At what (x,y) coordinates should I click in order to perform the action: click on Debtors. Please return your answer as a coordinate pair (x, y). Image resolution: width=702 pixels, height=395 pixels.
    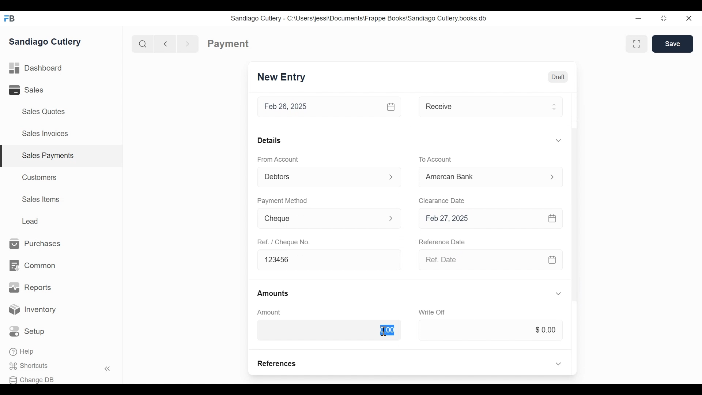
    Looking at the image, I should click on (320, 176).